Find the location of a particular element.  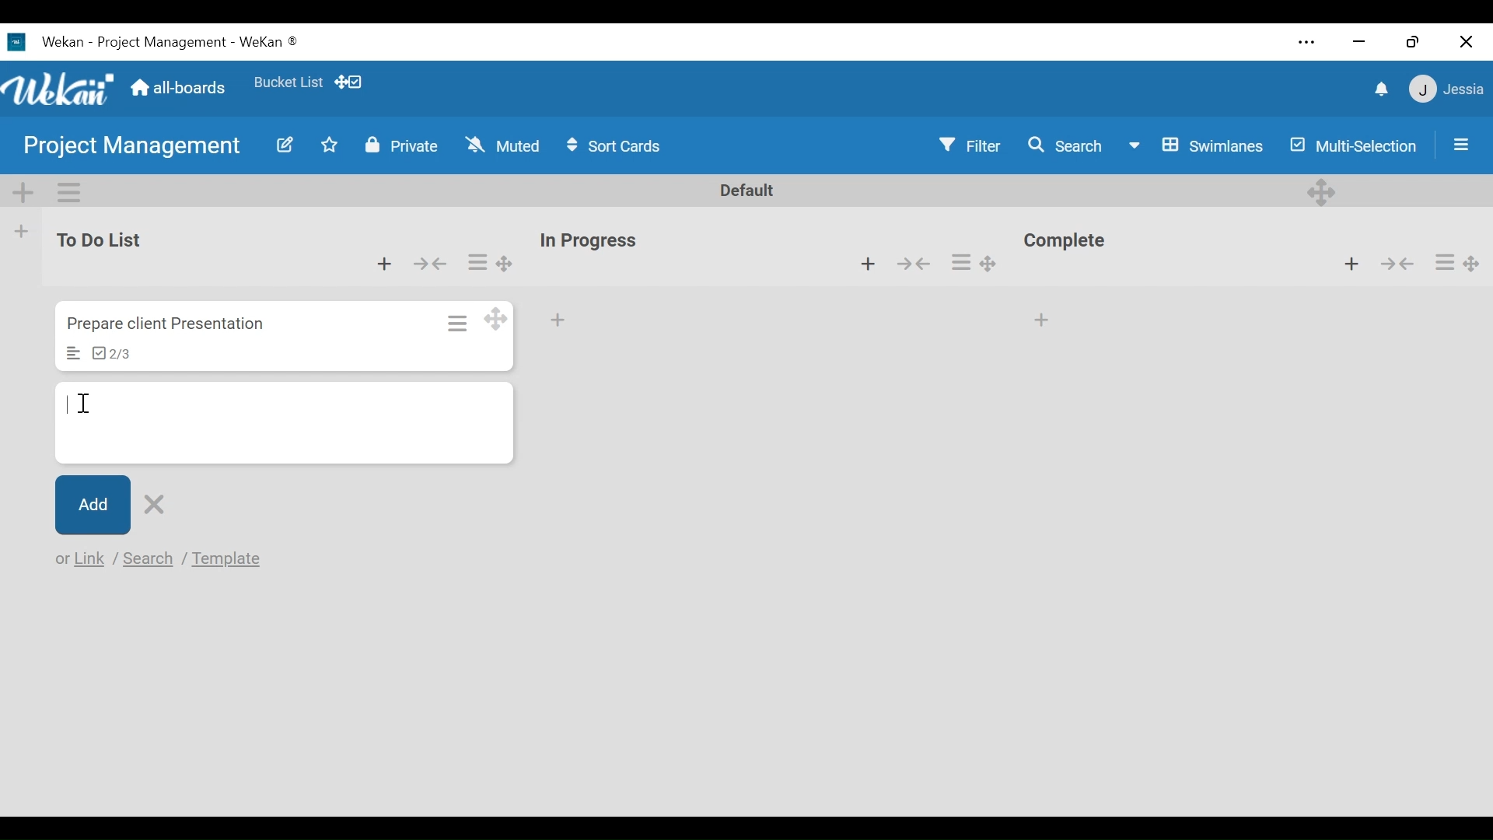

Toggle favorites is located at coordinates (330, 148).